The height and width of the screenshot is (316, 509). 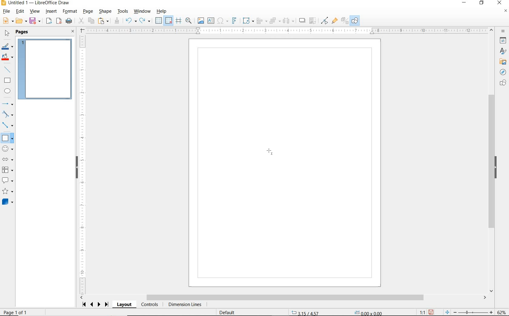 I want to click on ARRANGE, so click(x=275, y=20).